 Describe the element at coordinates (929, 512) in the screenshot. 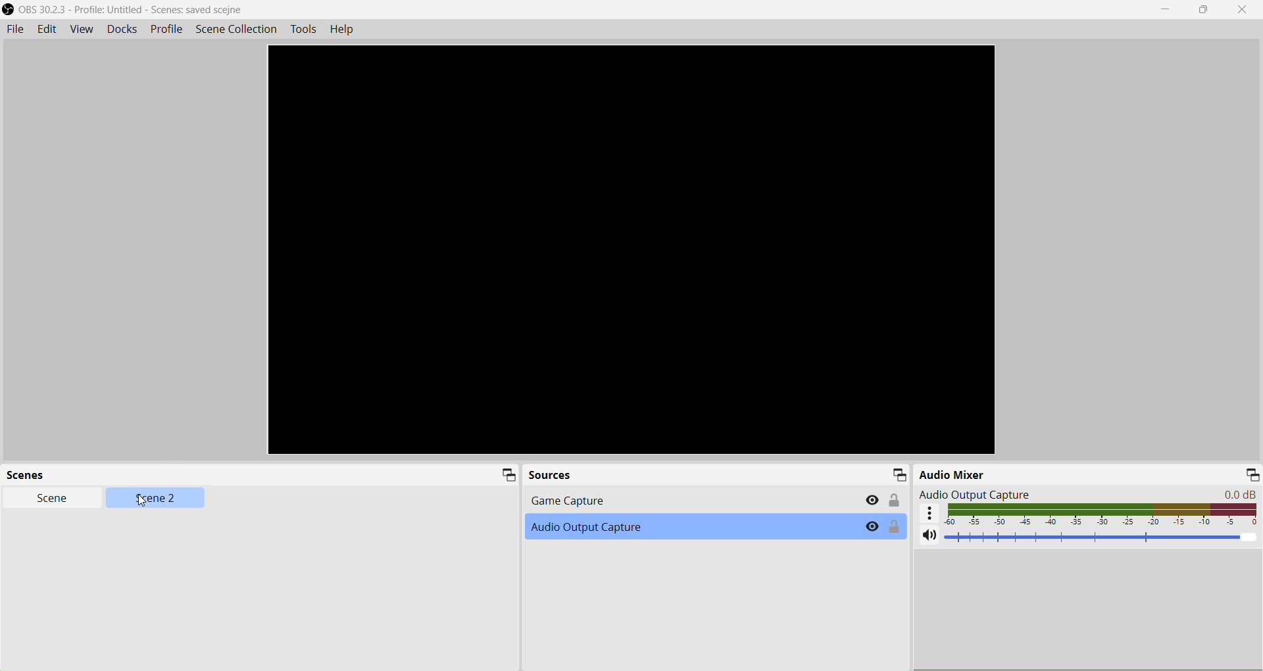

I see `More` at that location.